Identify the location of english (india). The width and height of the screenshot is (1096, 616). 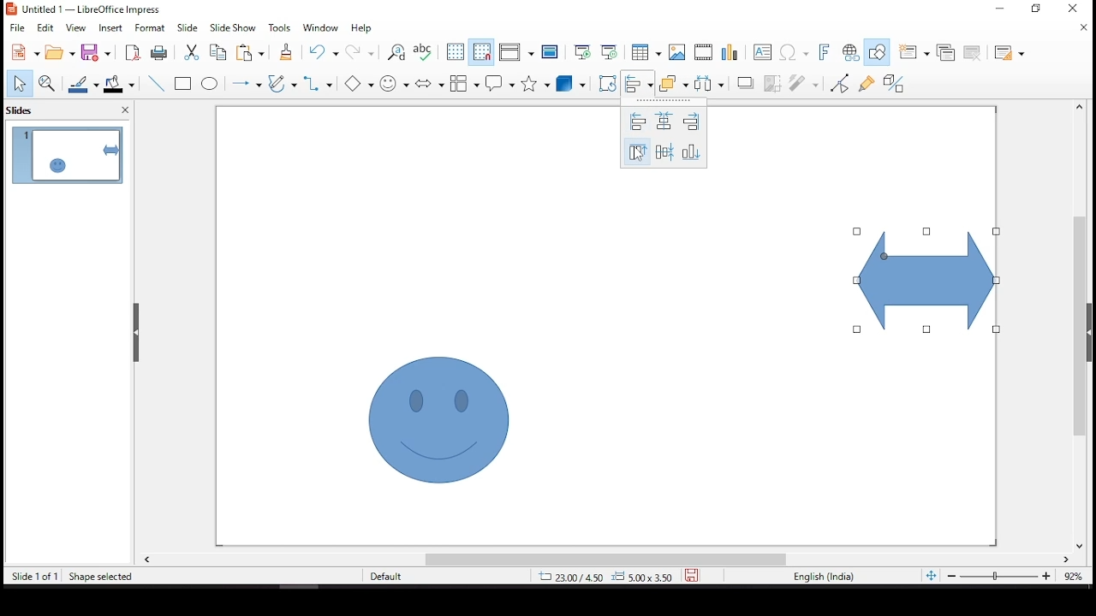
(824, 577).